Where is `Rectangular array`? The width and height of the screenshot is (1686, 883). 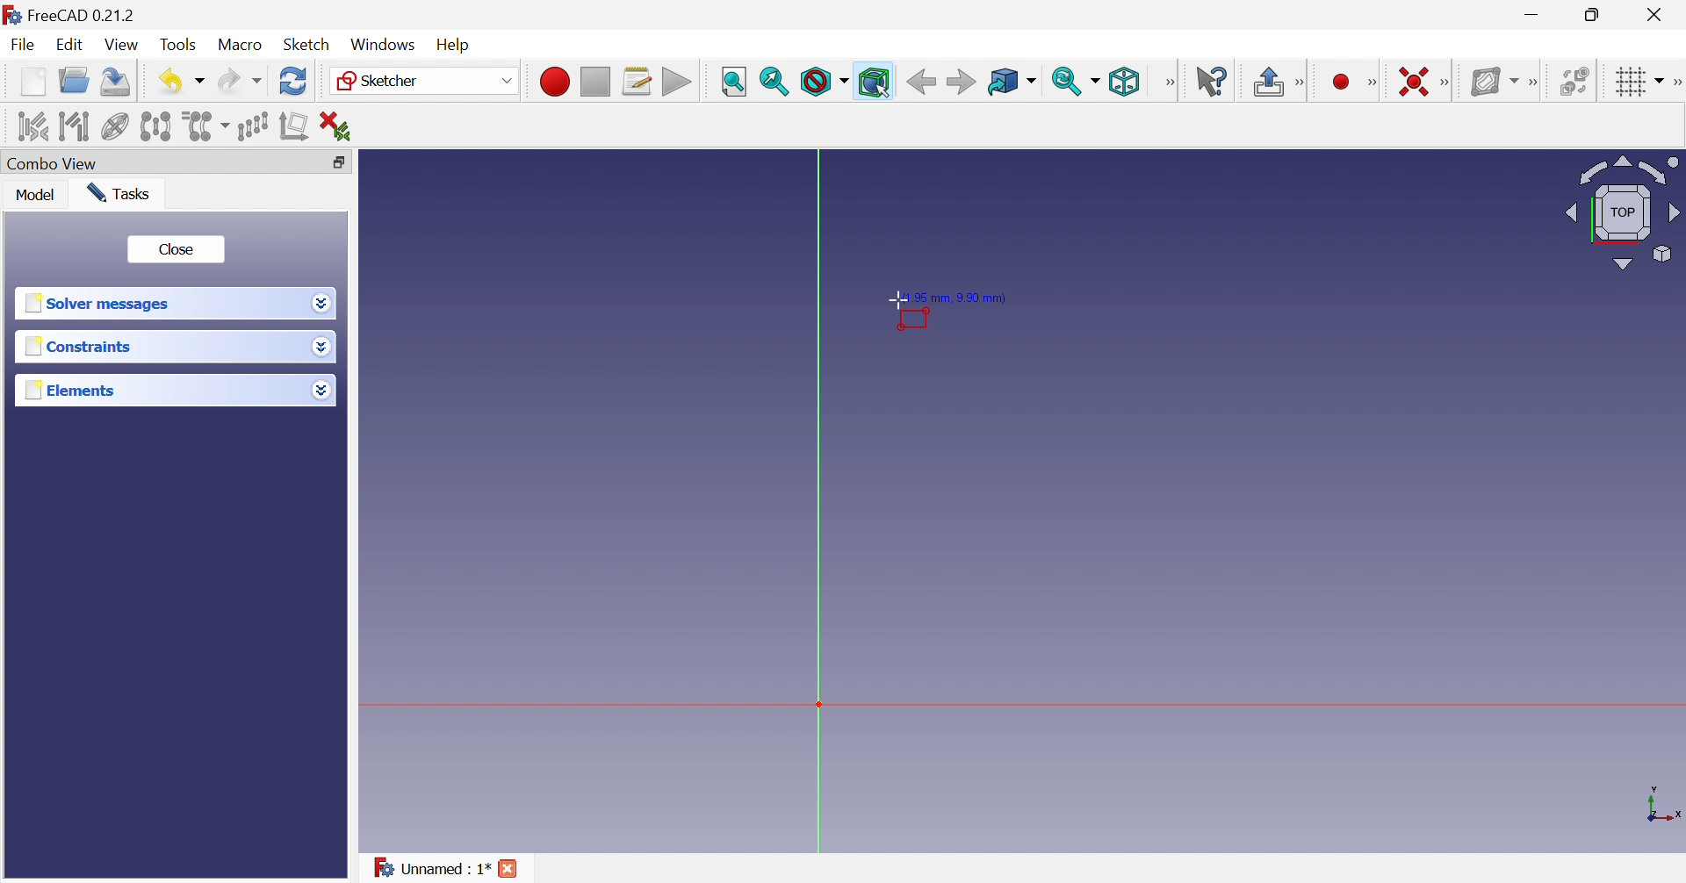 Rectangular array is located at coordinates (254, 127).